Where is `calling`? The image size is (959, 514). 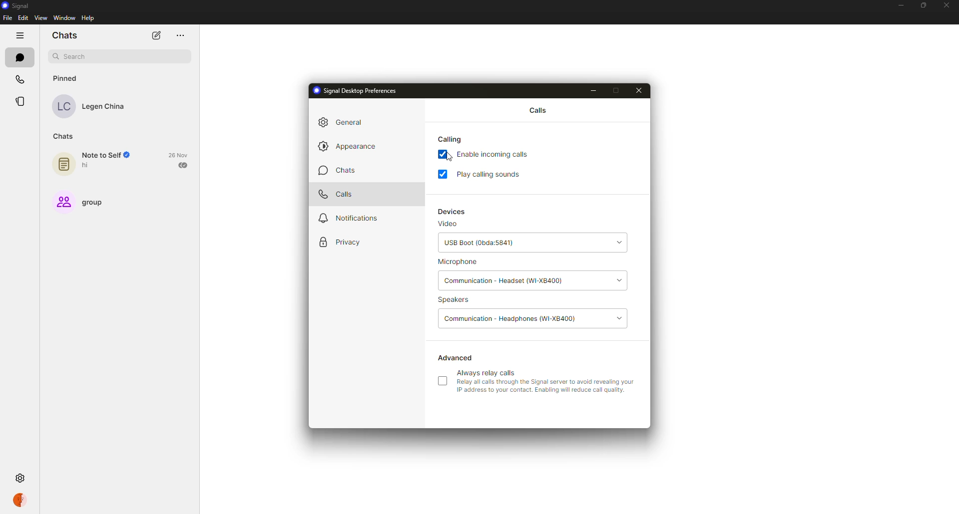 calling is located at coordinates (452, 139).